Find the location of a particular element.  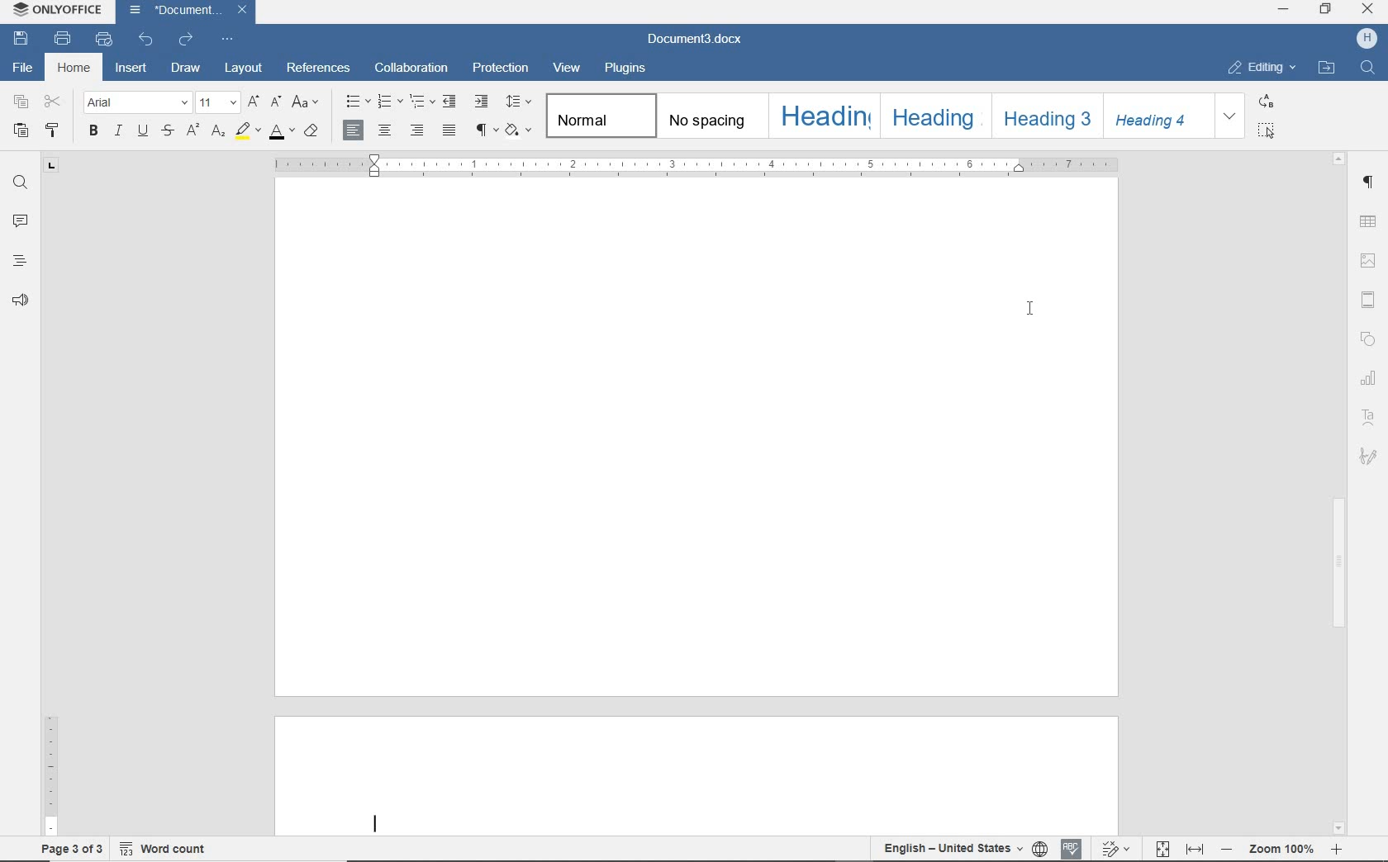

NORMAL is located at coordinates (597, 115).